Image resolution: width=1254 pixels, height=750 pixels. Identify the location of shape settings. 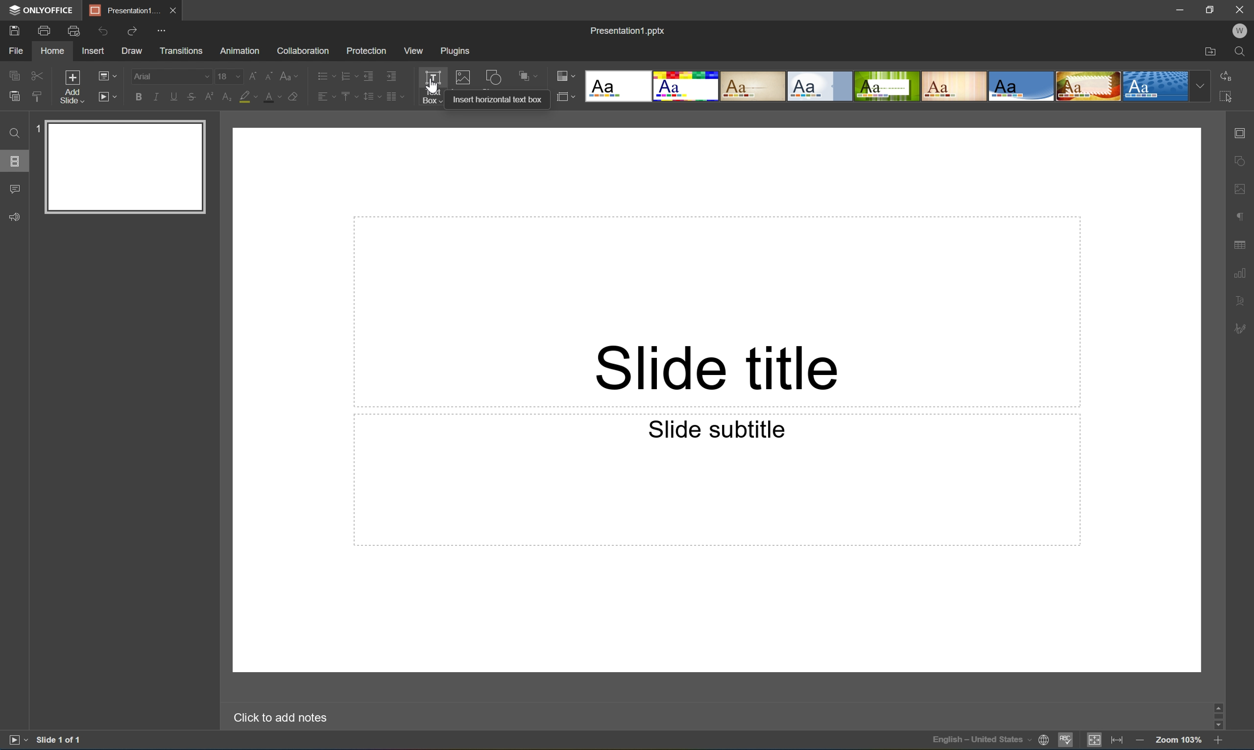
(1241, 162).